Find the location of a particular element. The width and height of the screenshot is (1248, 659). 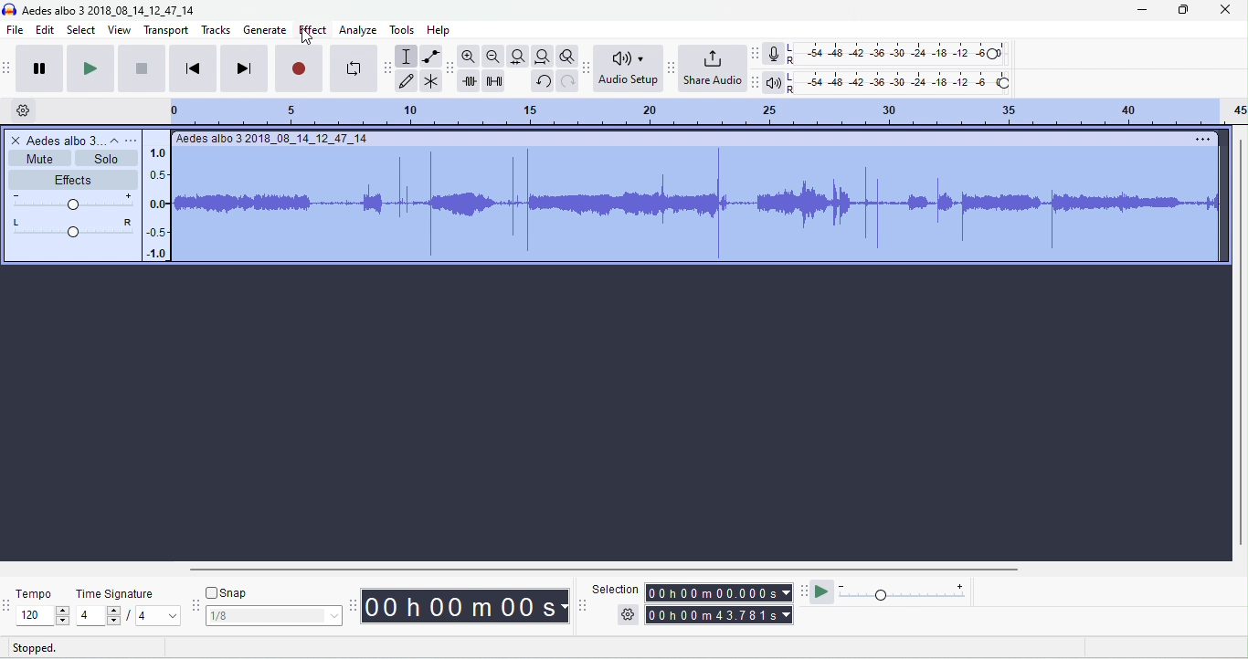

undo is located at coordinates (545, 81).